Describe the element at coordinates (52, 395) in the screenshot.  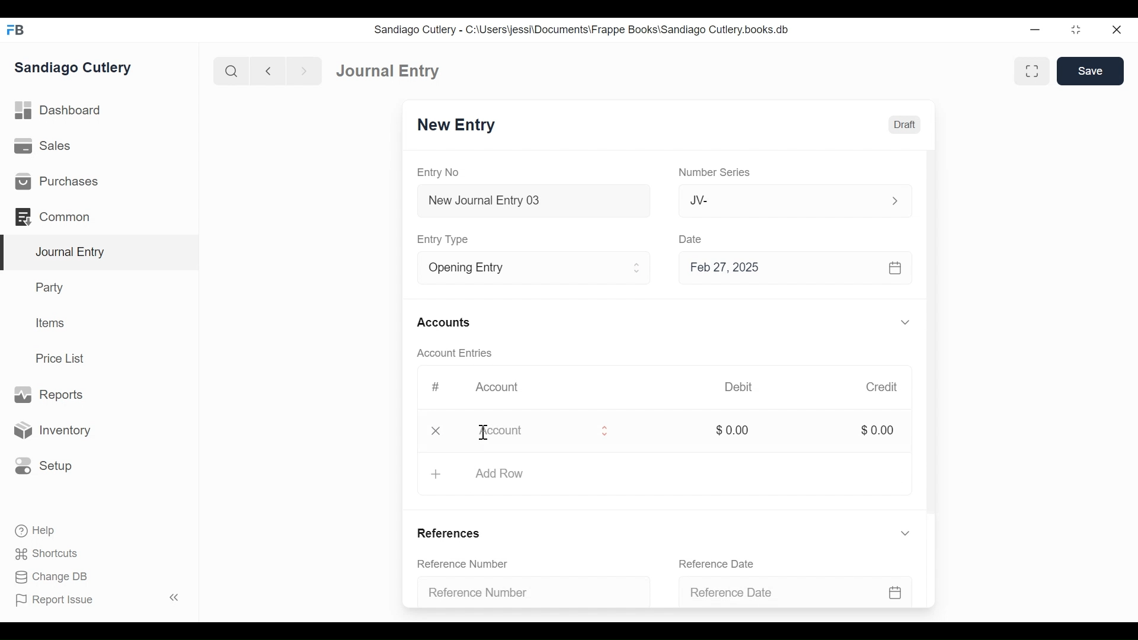
I see `Reports` at that location.